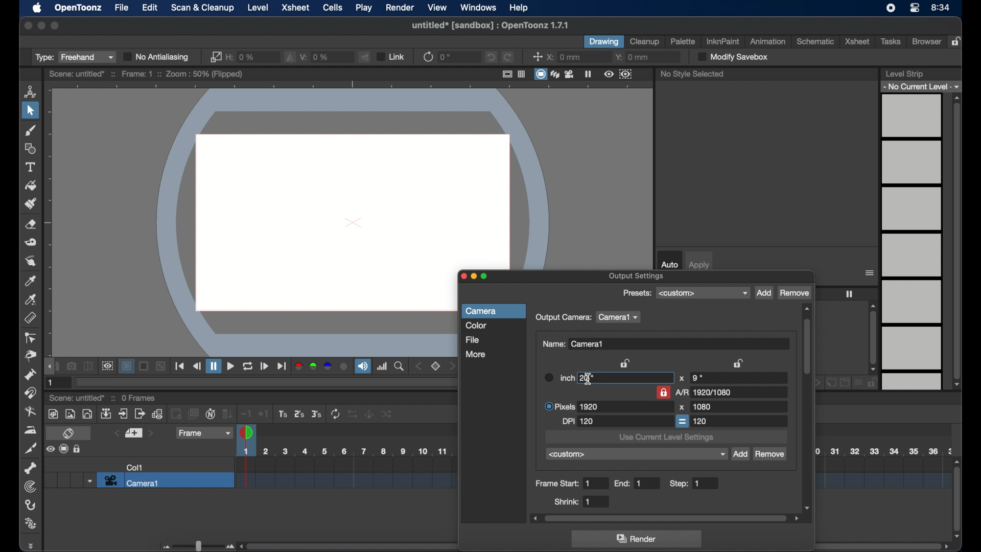 The width and height of the screenshot is (981, 552). I want to click on , so click(299, 412).